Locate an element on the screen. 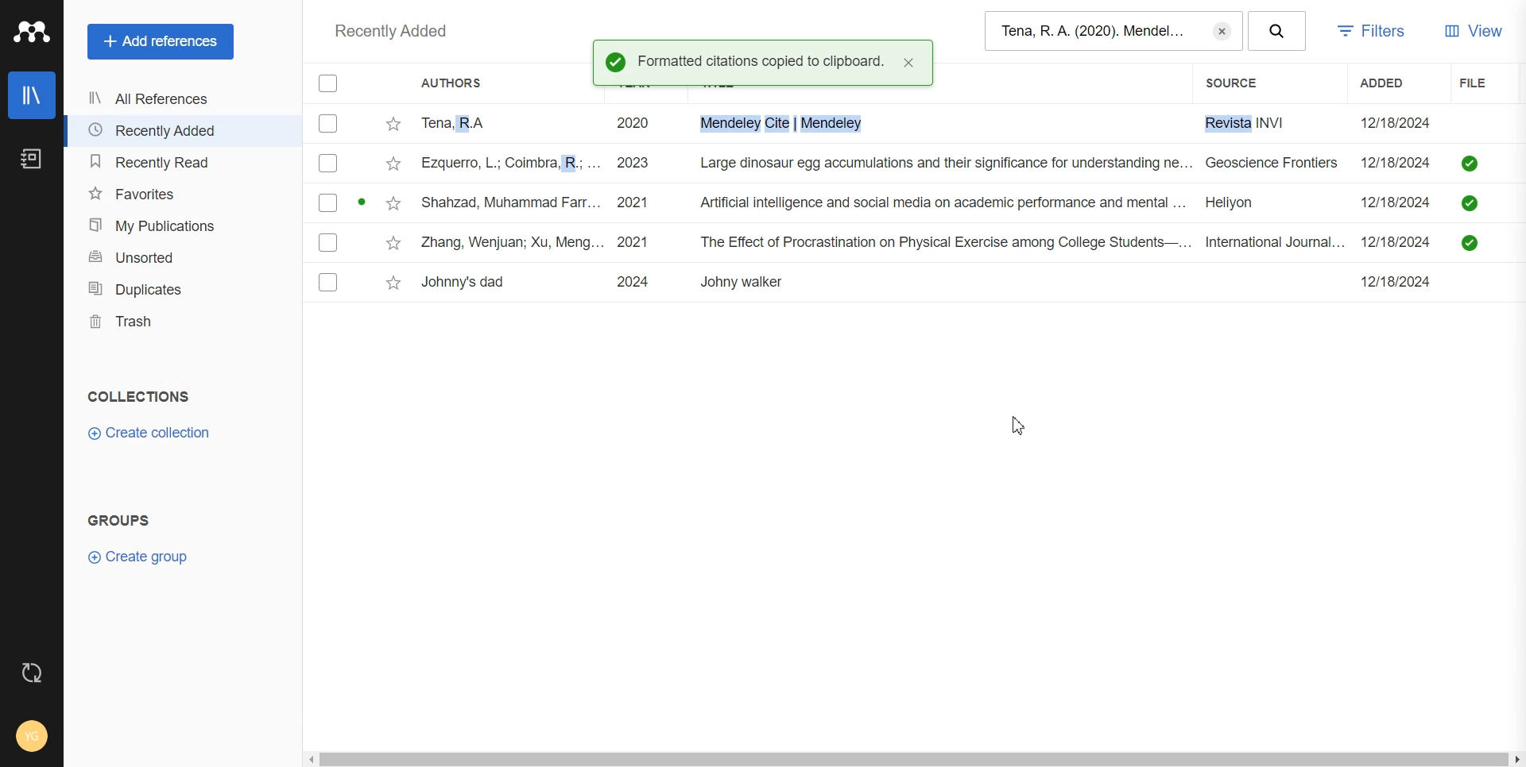 Image resolution: width=1526 pixels, height=767 pixels. 12/18/2024 is located at coordinates (1401, 201).